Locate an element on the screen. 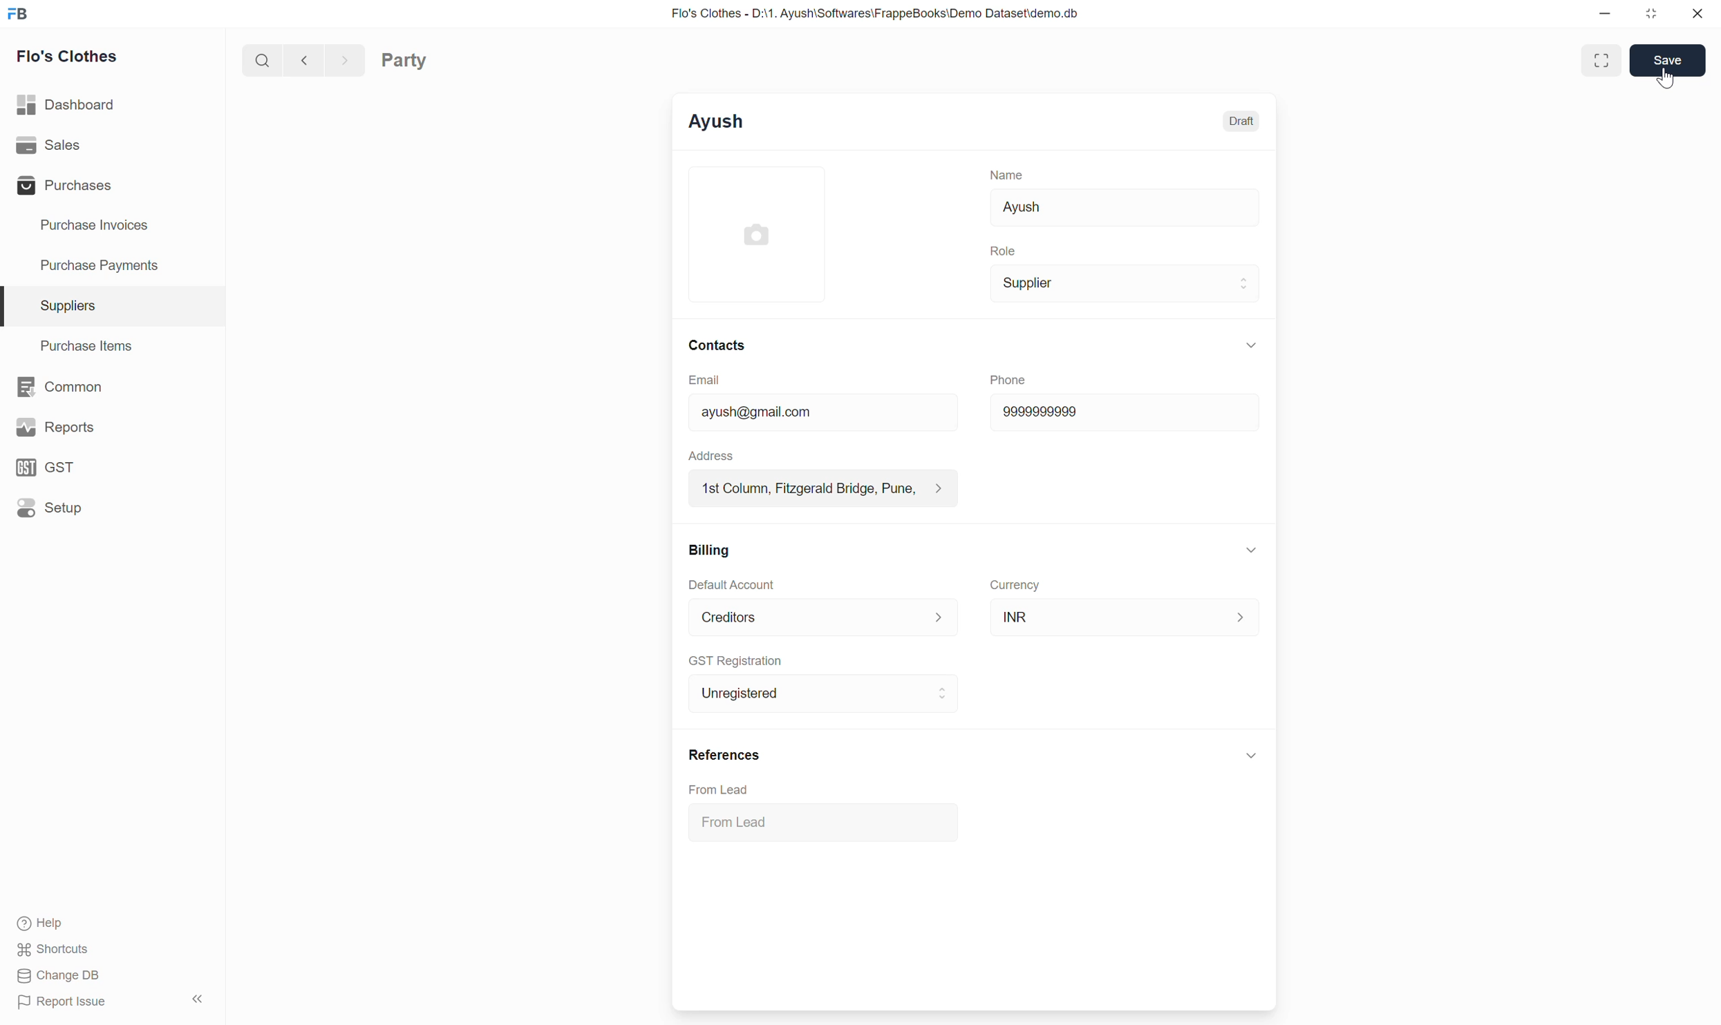  Save is located at coordinates (1667, 60).